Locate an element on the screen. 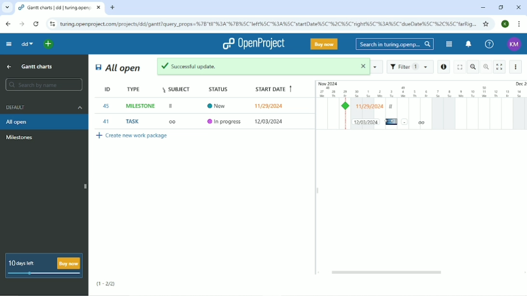 The height and width of the screenshot is (296, 527). MILESTONE is located at coordinates (141, 106).